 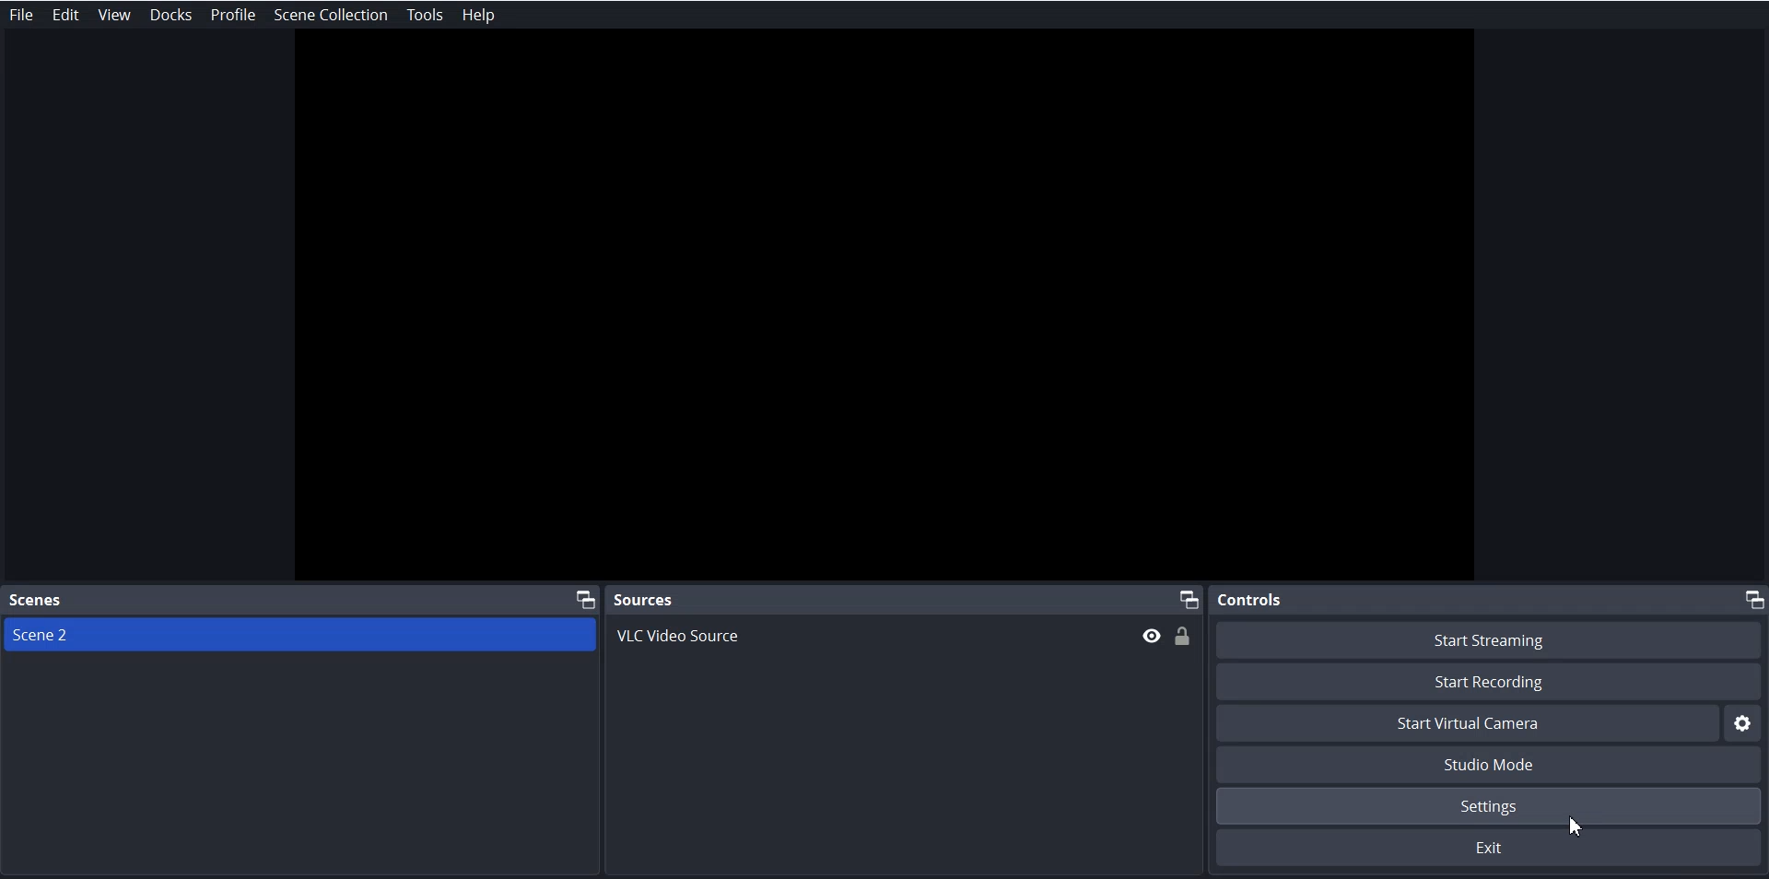 What do you see at coordinates (1578, 825) in the screenshot?
I see `cursor on Settings` at bounding box center [1578, 825].